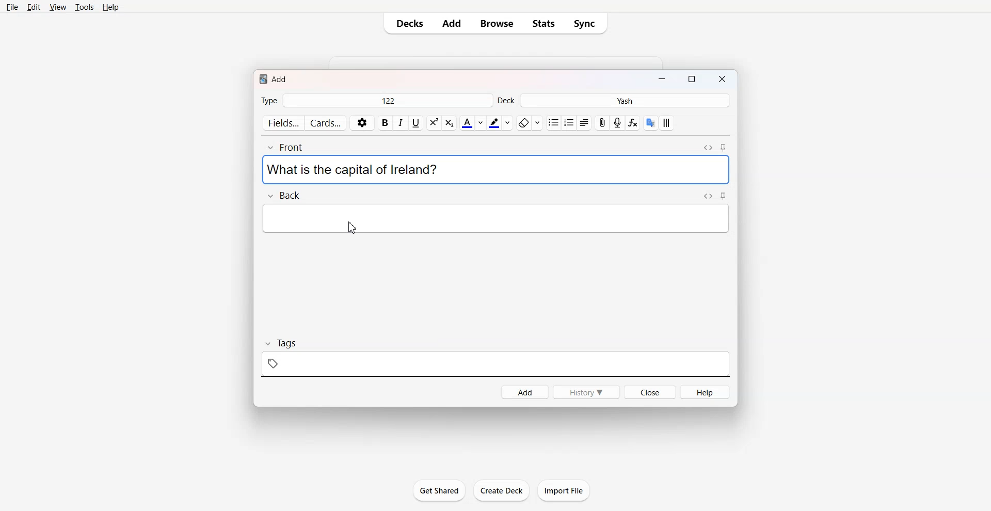 The width and height of the screenshot is (991, 511). Describe the element at coordinates (326, 123) in the screenshot. I see `Cards` at that location.